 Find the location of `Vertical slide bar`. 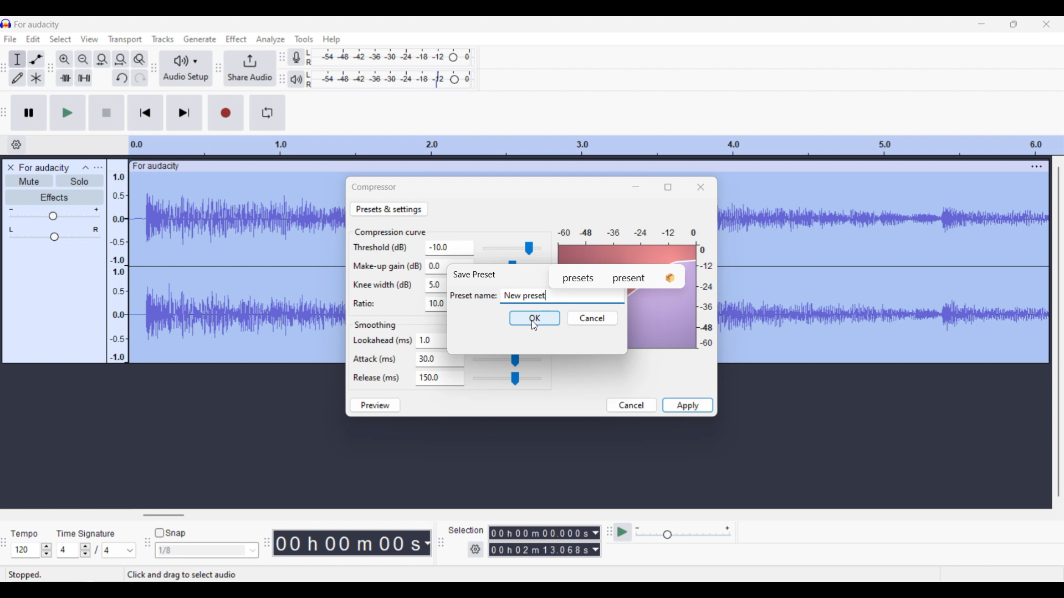

Vertical slide bar is located at coordinates (1059, 333).